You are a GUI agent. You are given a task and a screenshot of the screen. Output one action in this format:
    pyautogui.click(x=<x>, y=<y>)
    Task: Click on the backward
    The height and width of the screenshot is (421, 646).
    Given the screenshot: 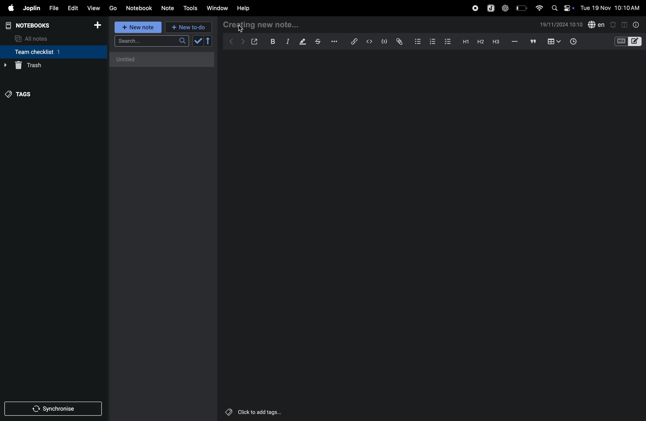 What is the action you would take?
    pyautogui.click(x=228, y=41)
    